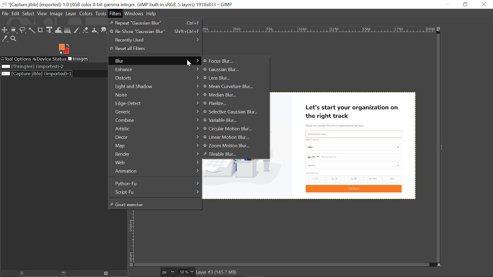 The height and width of the screenshot is (277, 493). I want to click on Side bar menu, so click(443, 147).